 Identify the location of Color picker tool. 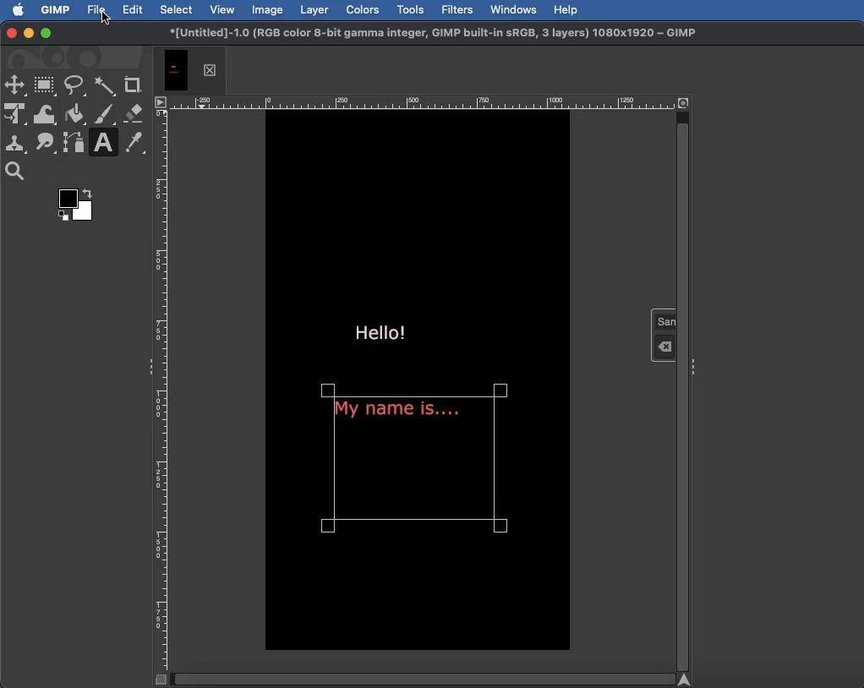
(136, 145).